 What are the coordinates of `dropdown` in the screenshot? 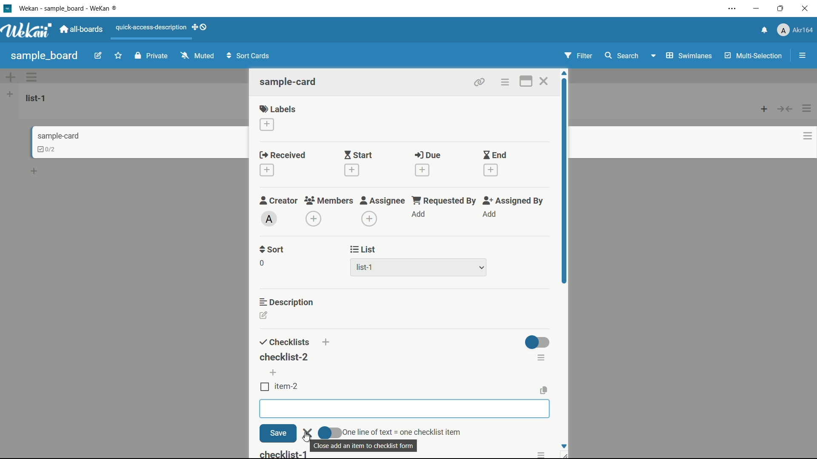 It's located at (653, 57).